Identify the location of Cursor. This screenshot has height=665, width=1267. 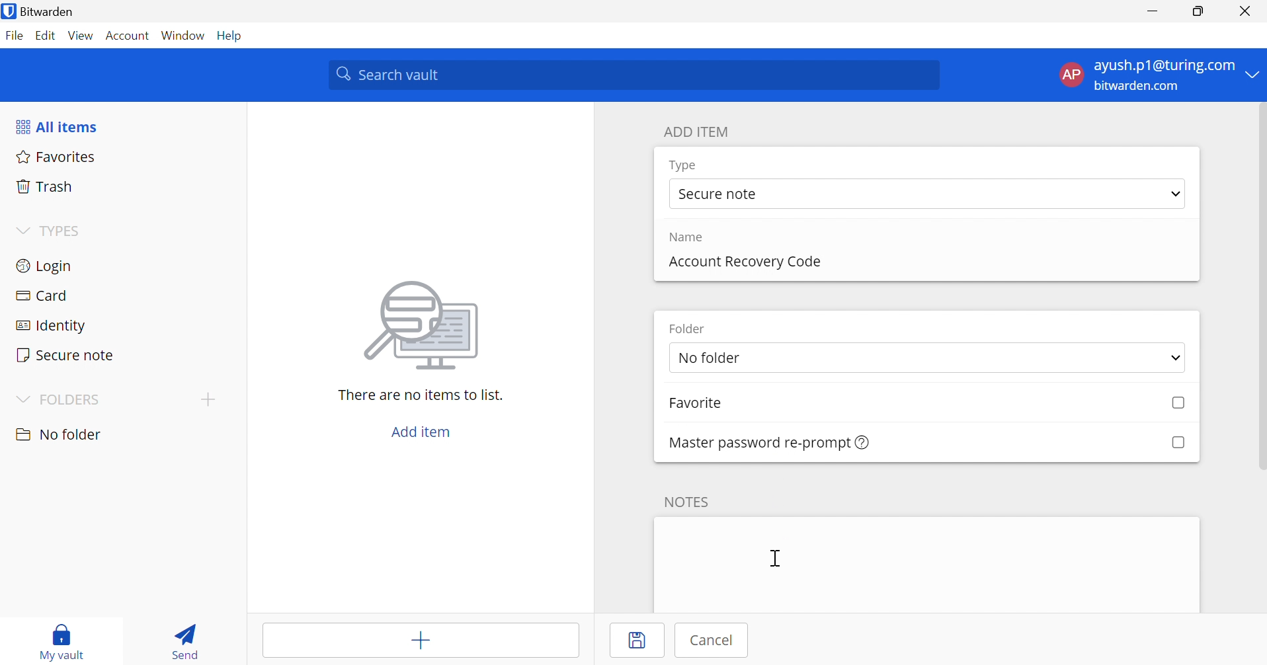
(776, 560).